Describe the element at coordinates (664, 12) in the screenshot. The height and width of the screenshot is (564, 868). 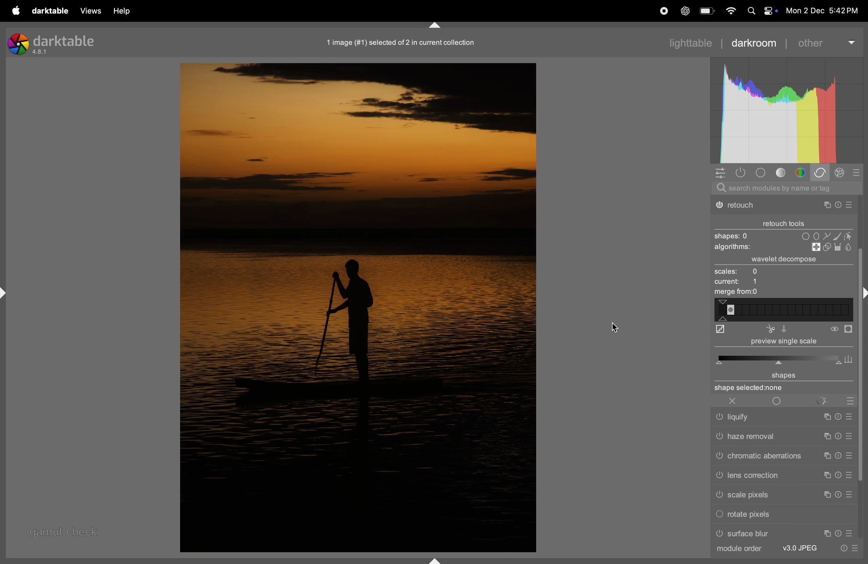
I see `record` at that location.